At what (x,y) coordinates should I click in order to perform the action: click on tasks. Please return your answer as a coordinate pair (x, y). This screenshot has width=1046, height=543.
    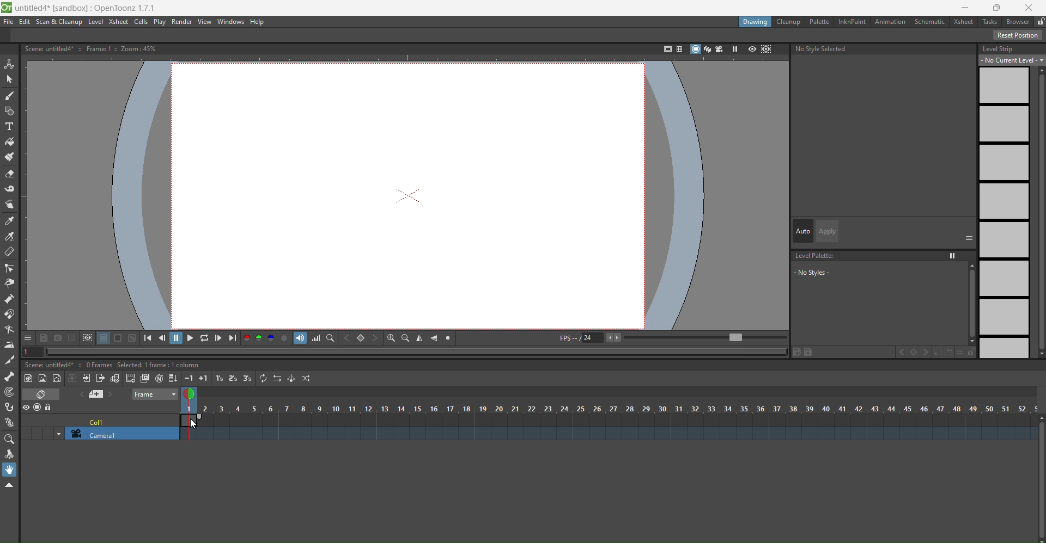
    Looking at the image, I should click on (989, 22).